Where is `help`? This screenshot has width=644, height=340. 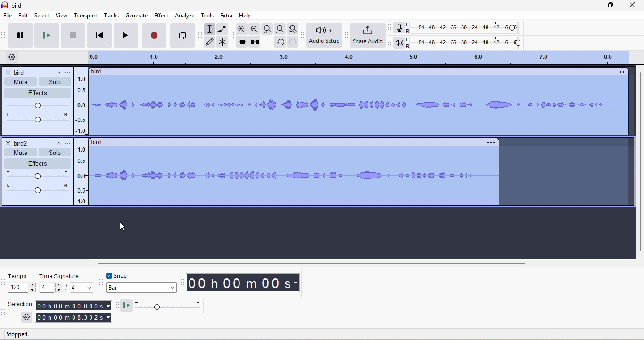
help is located at coordinates (248, 15).